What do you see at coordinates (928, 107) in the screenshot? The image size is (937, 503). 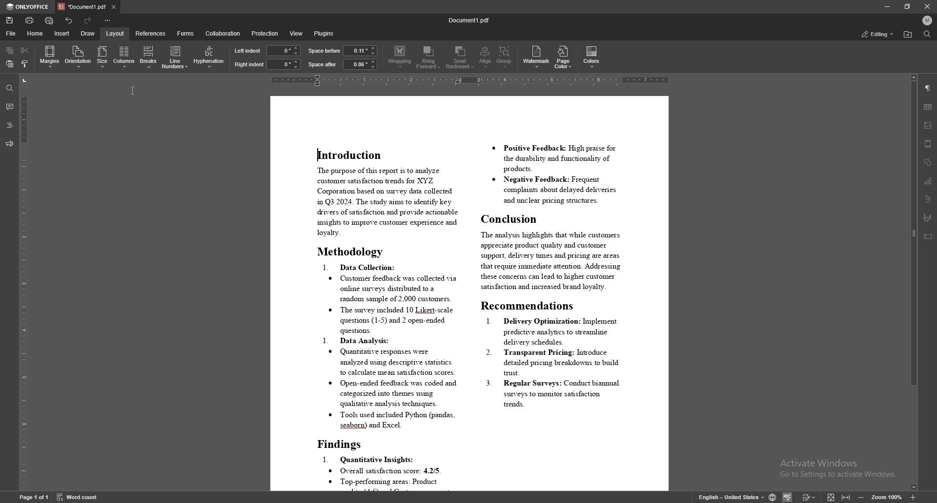 I see `table` at bounding box center [928, 107].